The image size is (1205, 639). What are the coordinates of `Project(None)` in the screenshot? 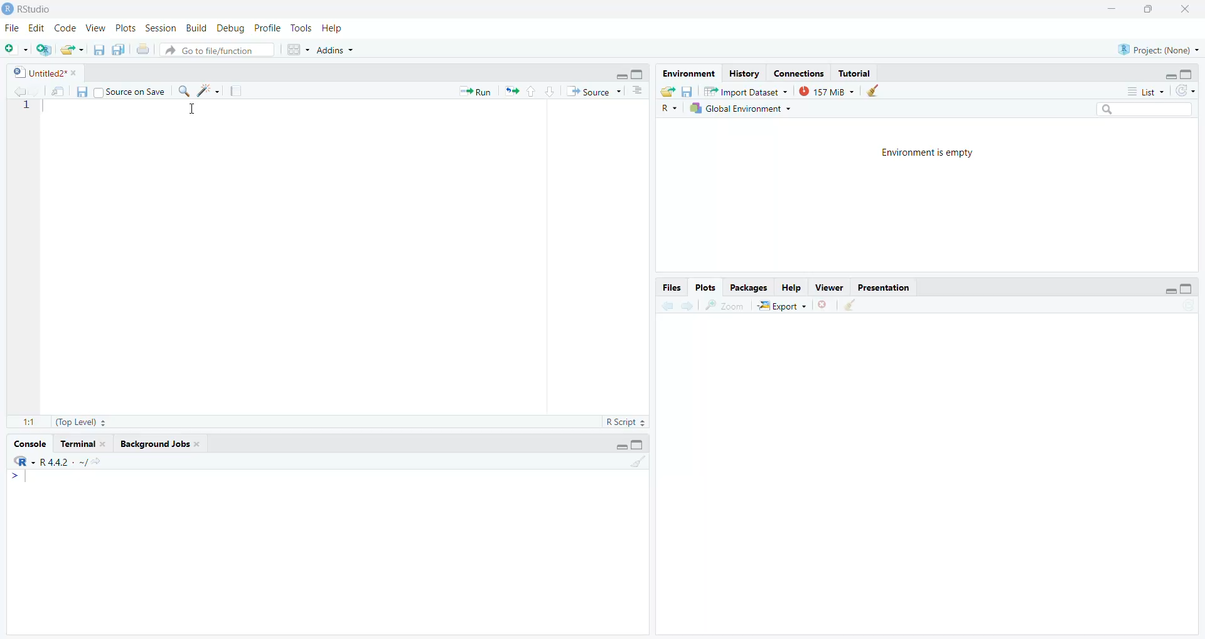 It's located at (1162, 50).